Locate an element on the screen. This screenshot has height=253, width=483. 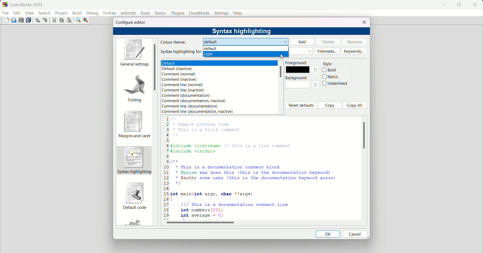
add is located at coordinates (303, 42).